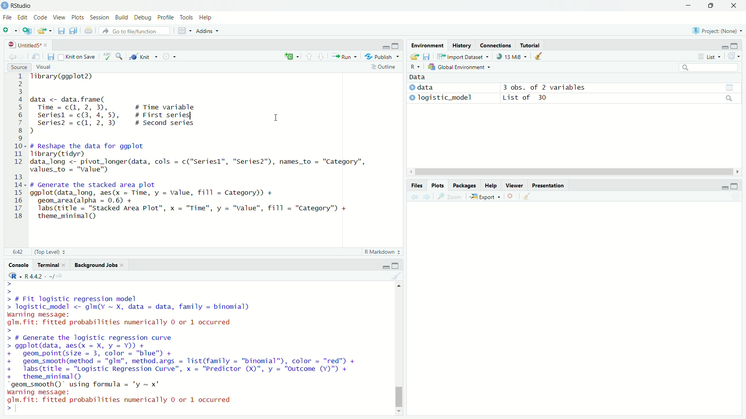  Describe the element at coordinates (96, 265) in the screenshot. I see `Background Jobs` at that location.